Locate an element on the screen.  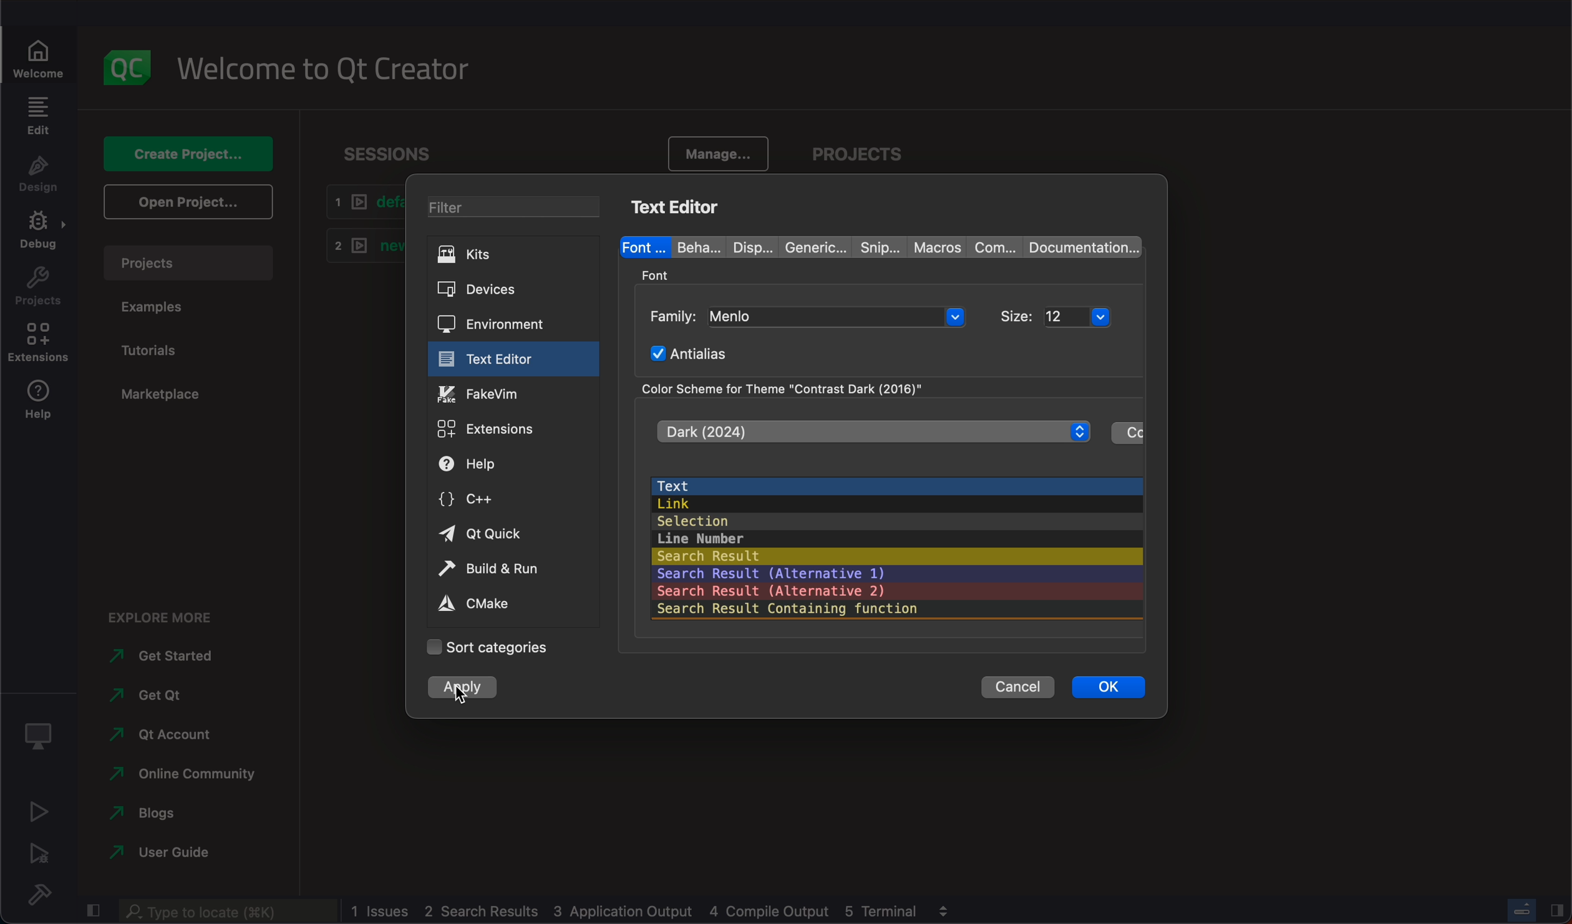
environment is located at coordinates (513, 322).